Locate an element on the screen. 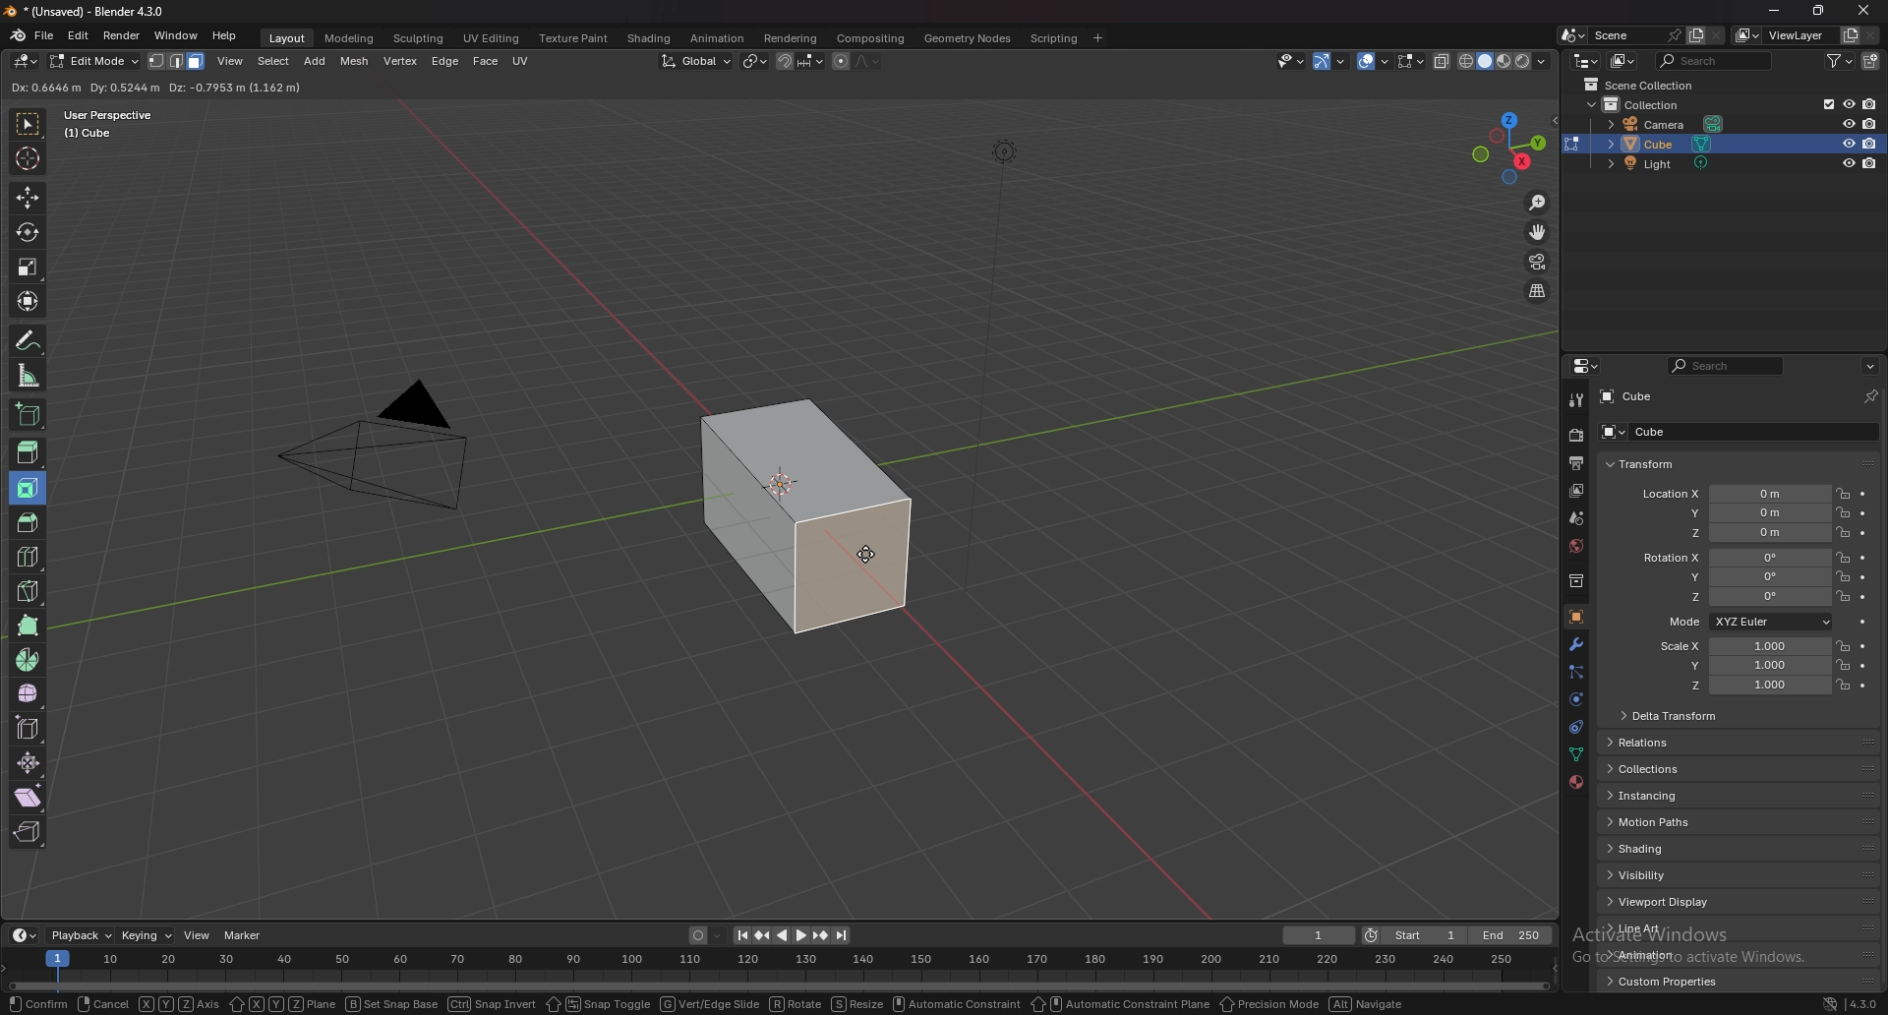 The width and height of the screenshot is (1888, 1015). animate property is located at coordinates (1865, 687).